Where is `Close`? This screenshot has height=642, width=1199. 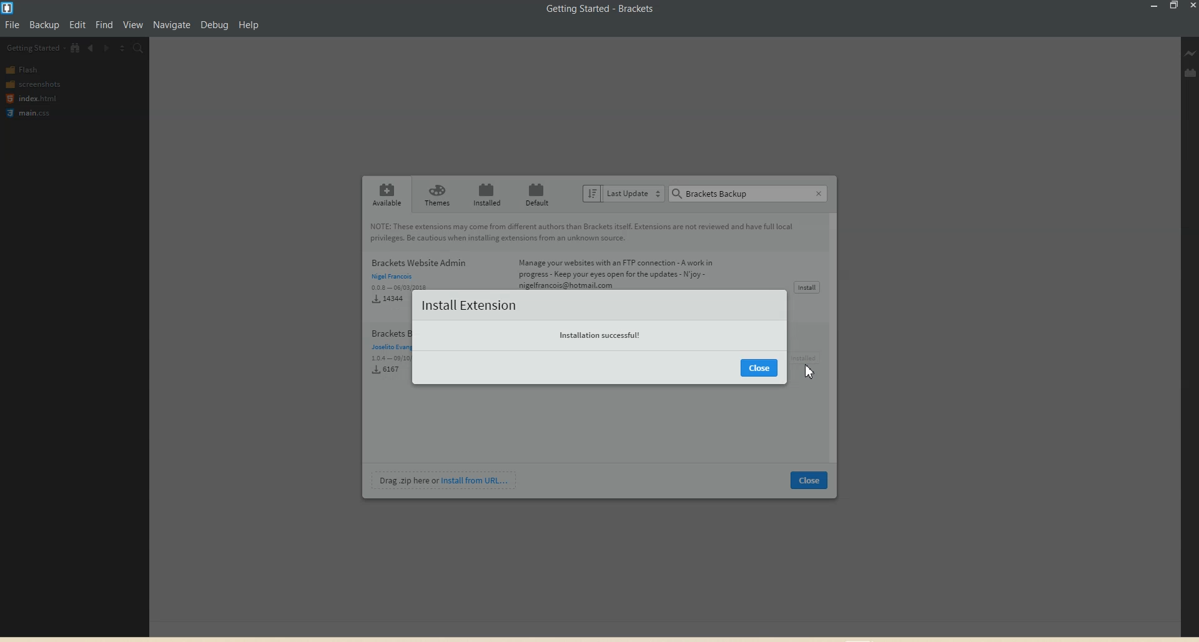 Close is located at coordinates (760, 368).